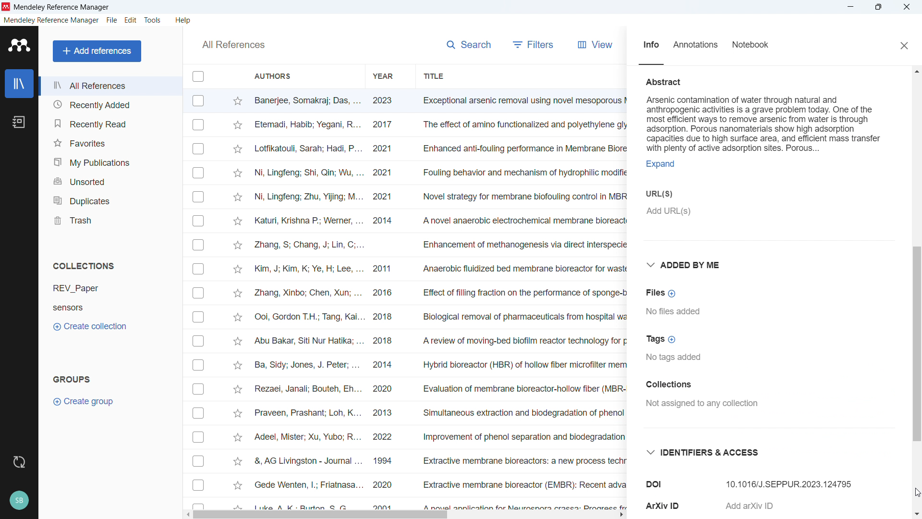 Image resolution: width=922 pixels, height=519 pixels. What do you see at coordinates (387, 125) in the screenshot?
I see `2017` at bounding box center [387, 125].